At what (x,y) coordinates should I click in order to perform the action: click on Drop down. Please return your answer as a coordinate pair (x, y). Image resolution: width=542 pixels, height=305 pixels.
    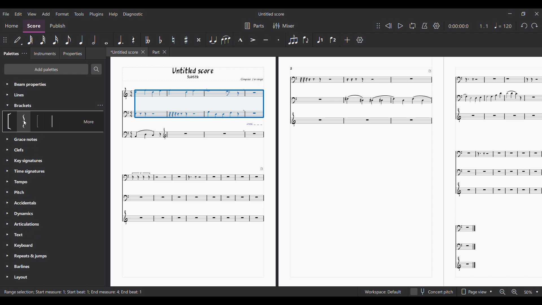
    Looking at the image, I should click on (492, 291).